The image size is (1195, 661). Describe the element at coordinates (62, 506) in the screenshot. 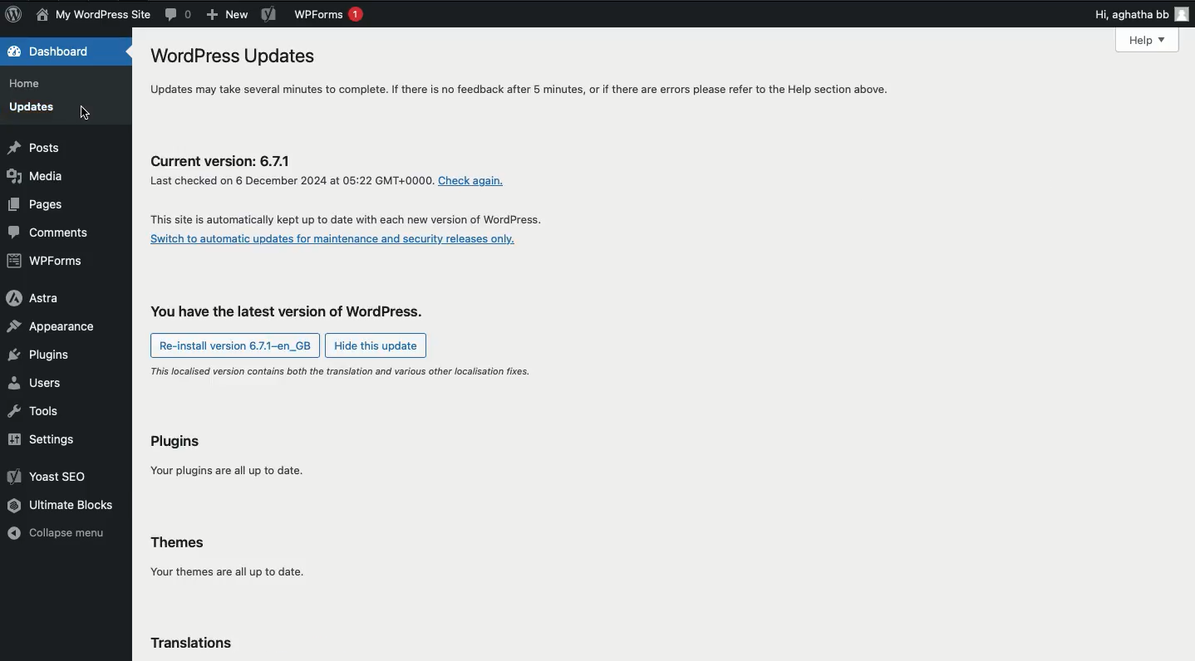

I see `Ultimate blocks` at that location.